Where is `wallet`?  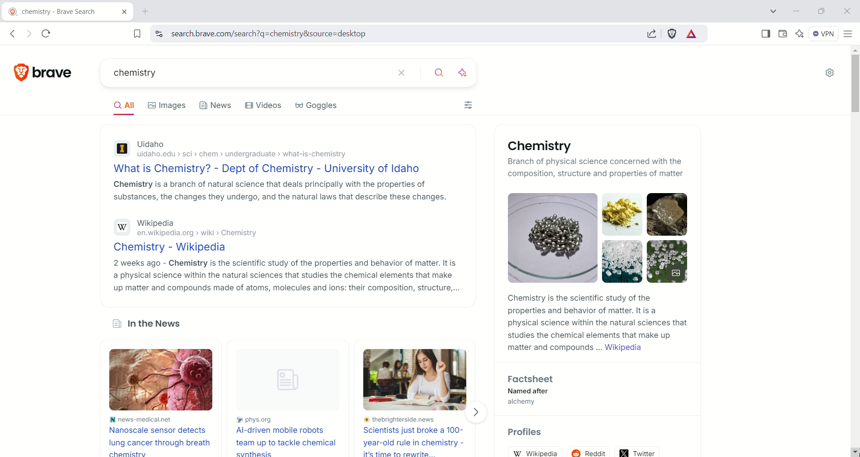 wallet is located at coordinates (781, 33).